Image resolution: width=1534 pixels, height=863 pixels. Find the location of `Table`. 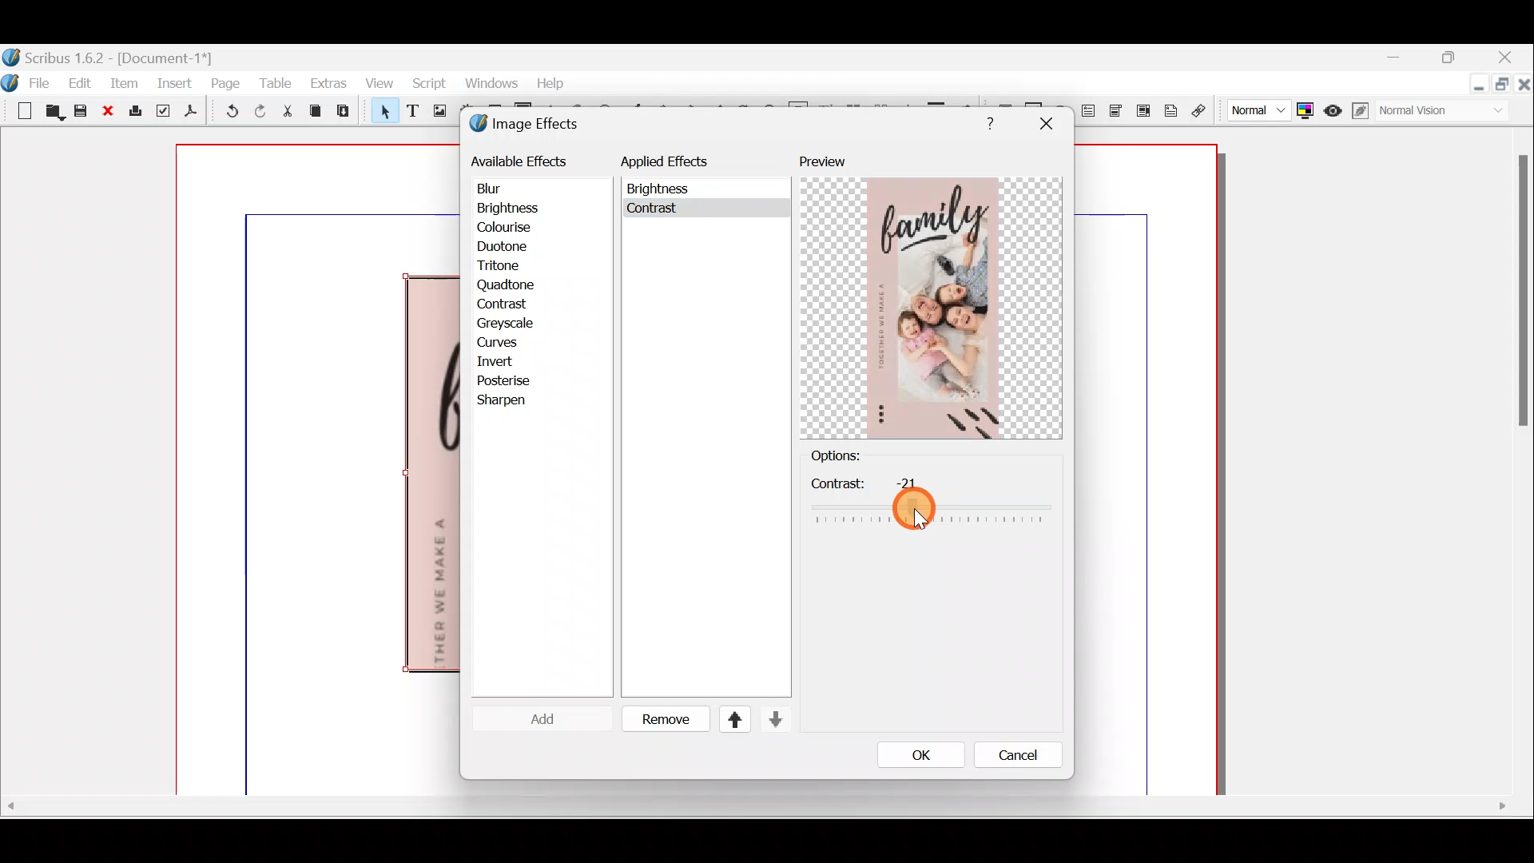

Table is located at coordinates (276, 81).